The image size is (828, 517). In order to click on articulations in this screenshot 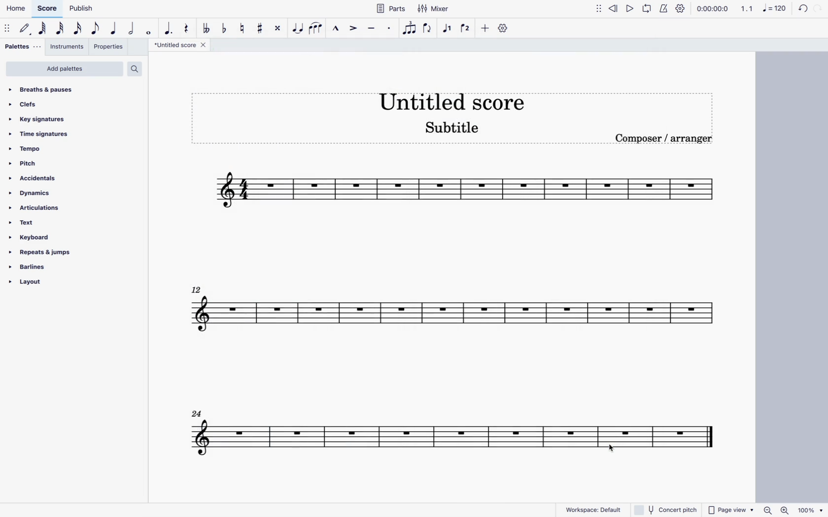, I will do `click(37, 209)`.